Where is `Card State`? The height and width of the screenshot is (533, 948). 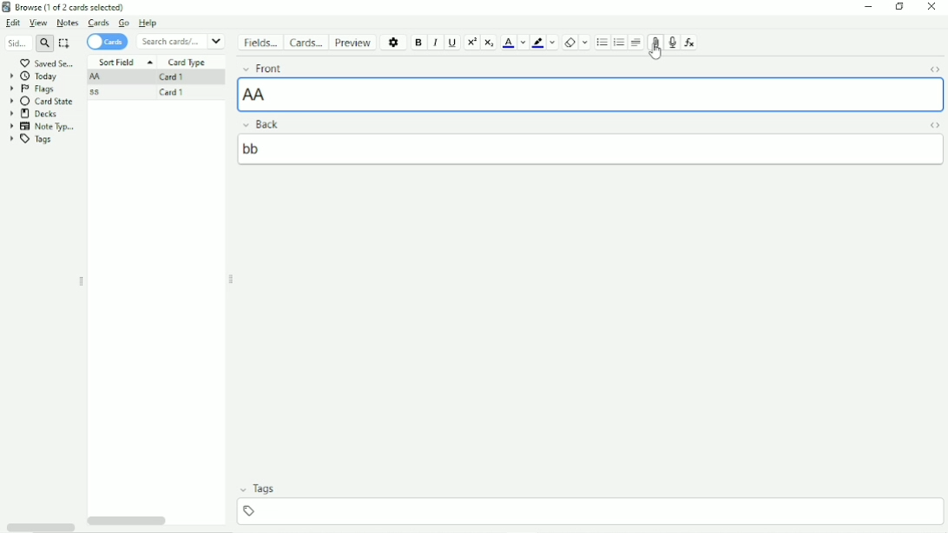 Card State is located at coordinates (42, 102).